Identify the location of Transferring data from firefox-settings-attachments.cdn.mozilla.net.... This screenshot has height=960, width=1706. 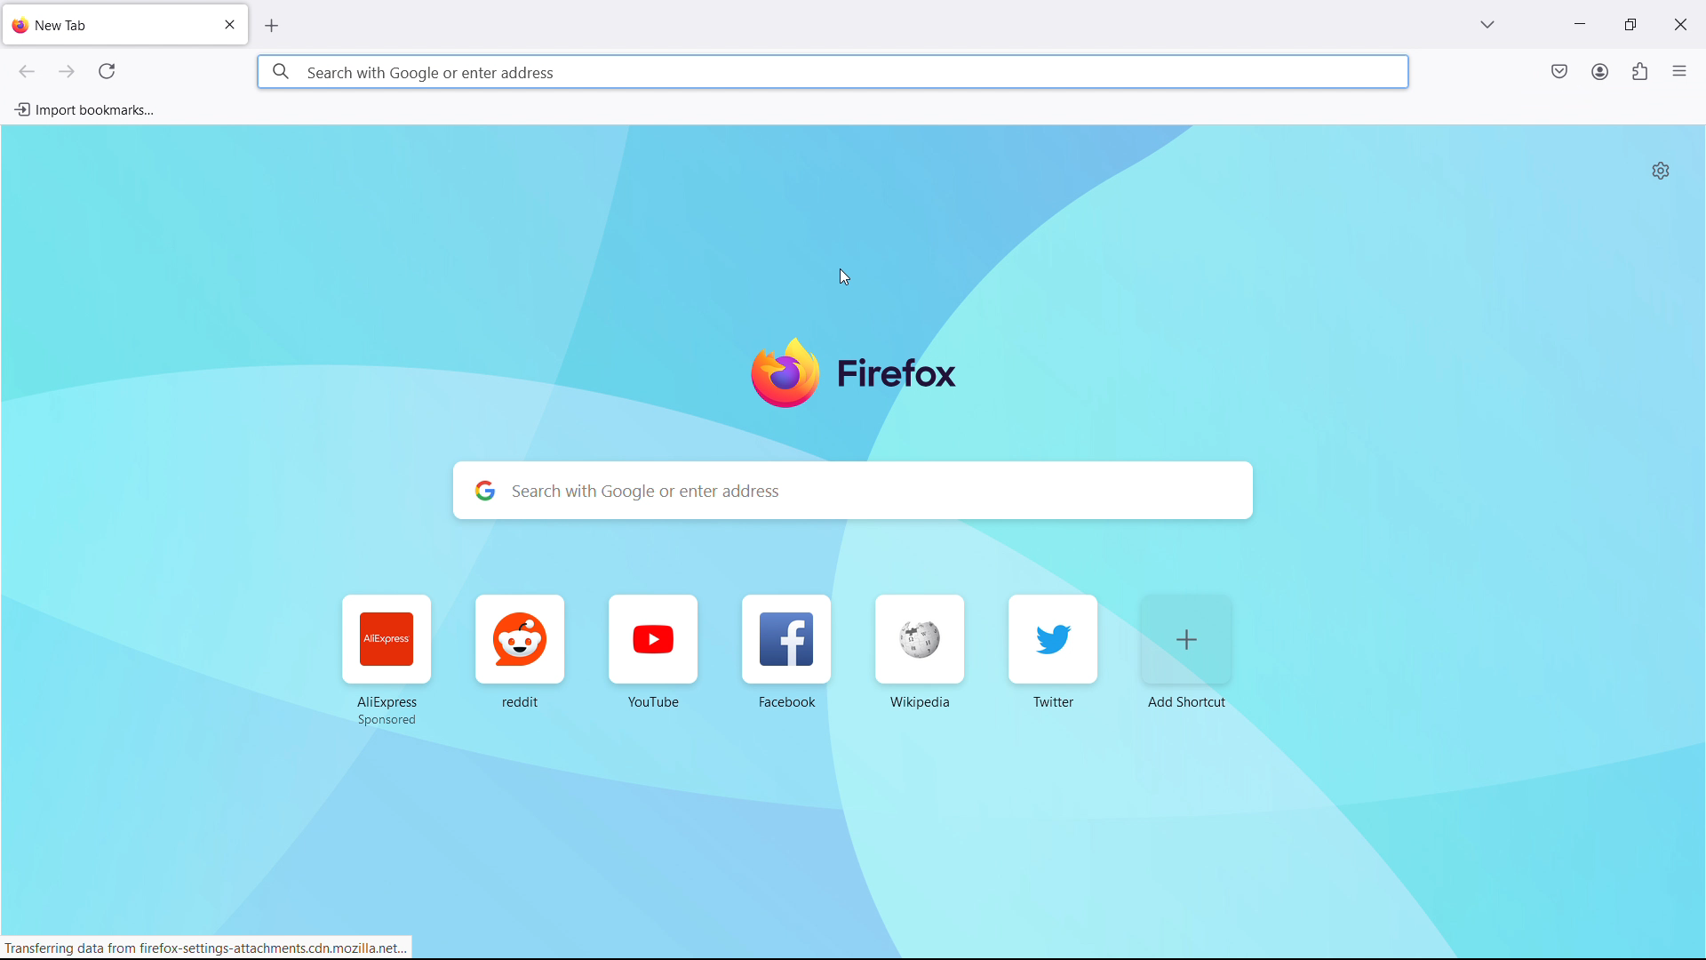
(206, 946).